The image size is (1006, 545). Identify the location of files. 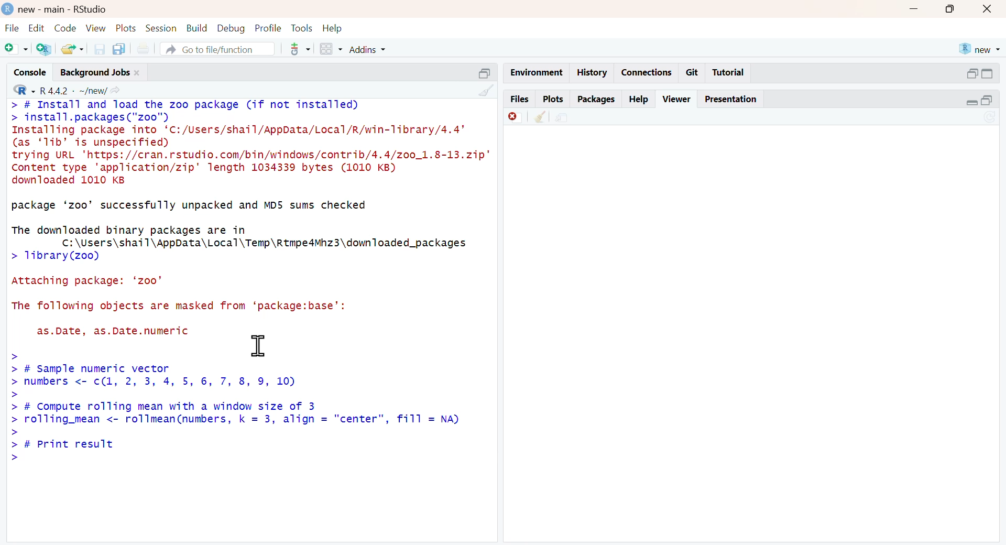
(519, 99).